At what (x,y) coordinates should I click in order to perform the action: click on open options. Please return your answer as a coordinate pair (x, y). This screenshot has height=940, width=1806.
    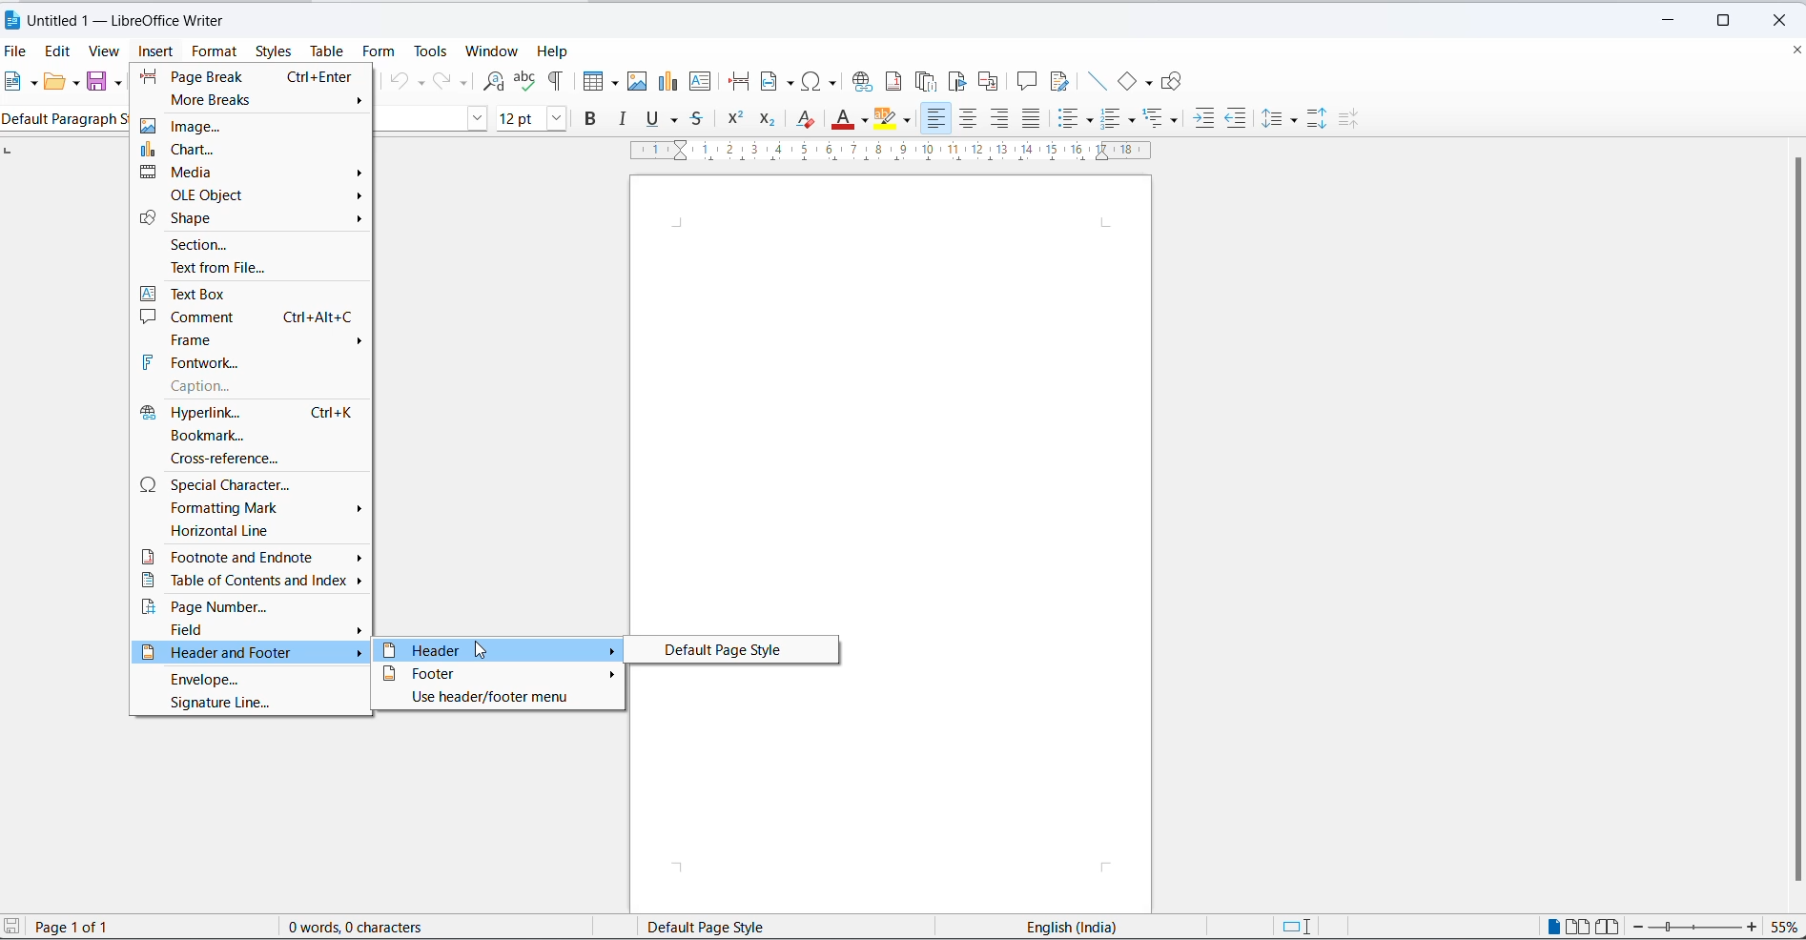
    Looking at the image, I should click on (71, 82).